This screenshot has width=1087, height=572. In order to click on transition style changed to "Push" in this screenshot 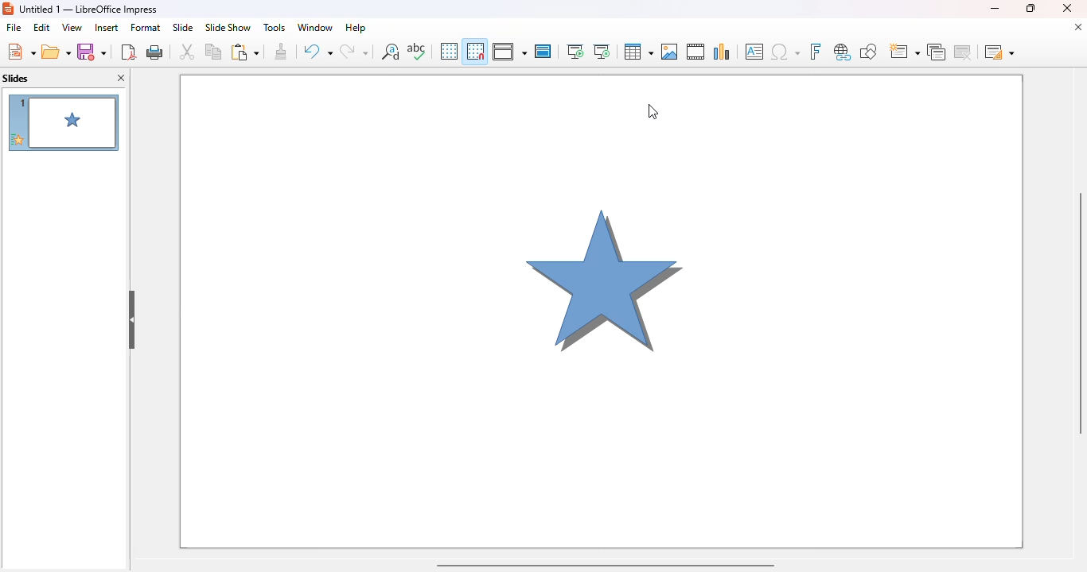, I will do `click(602, 311)`.